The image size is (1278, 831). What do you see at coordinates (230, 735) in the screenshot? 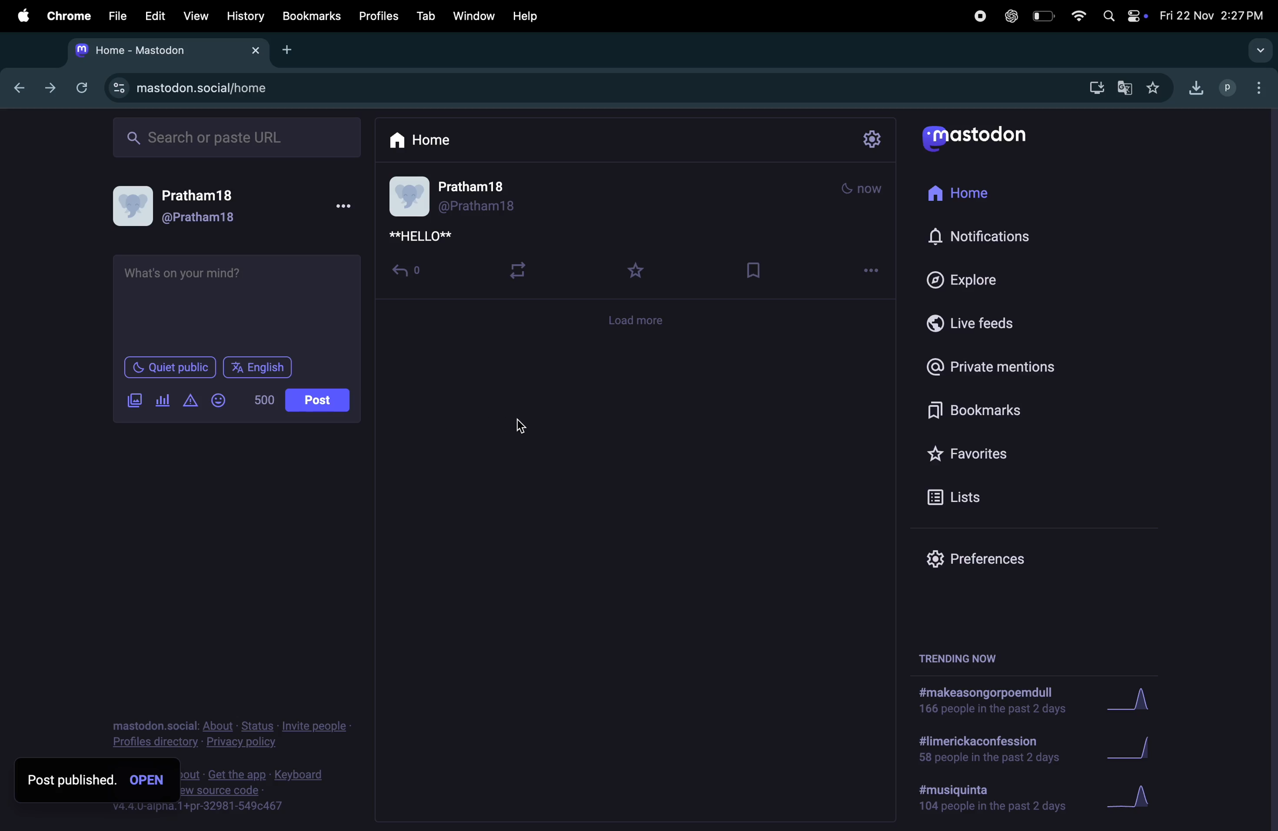
I see `privacy an policy` at bounding box center [230, 735].